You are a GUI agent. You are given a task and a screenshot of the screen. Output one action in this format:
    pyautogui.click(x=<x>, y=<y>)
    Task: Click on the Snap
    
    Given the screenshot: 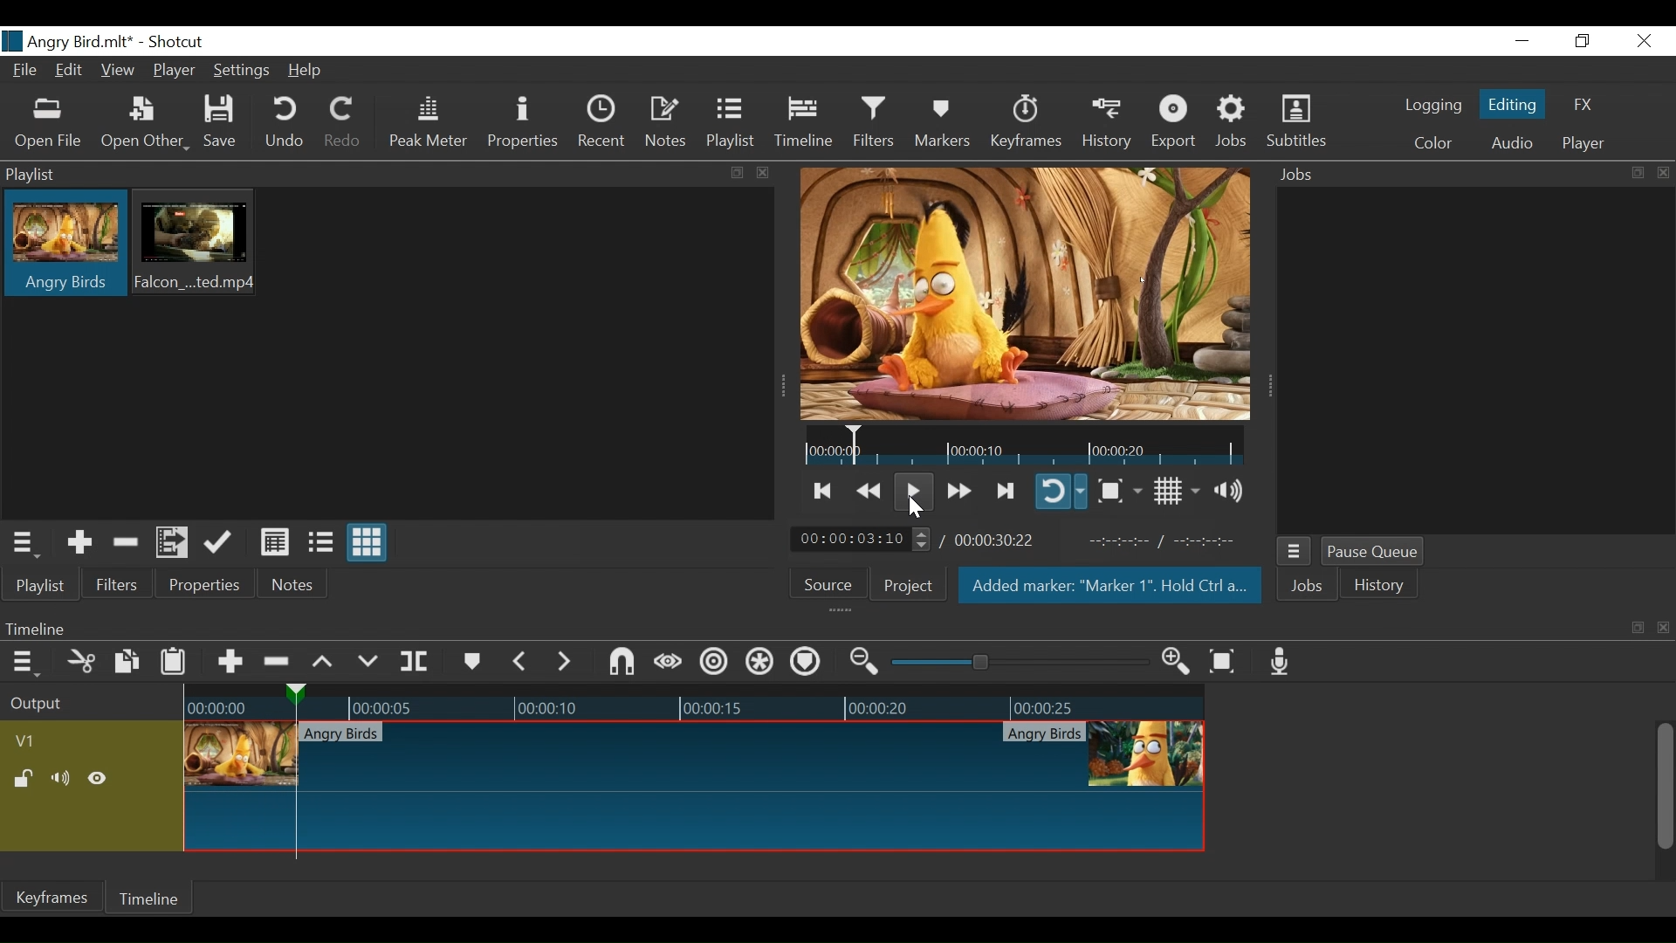 What is the action you would take?
    pyautogui.click(x=619, y=663)
    